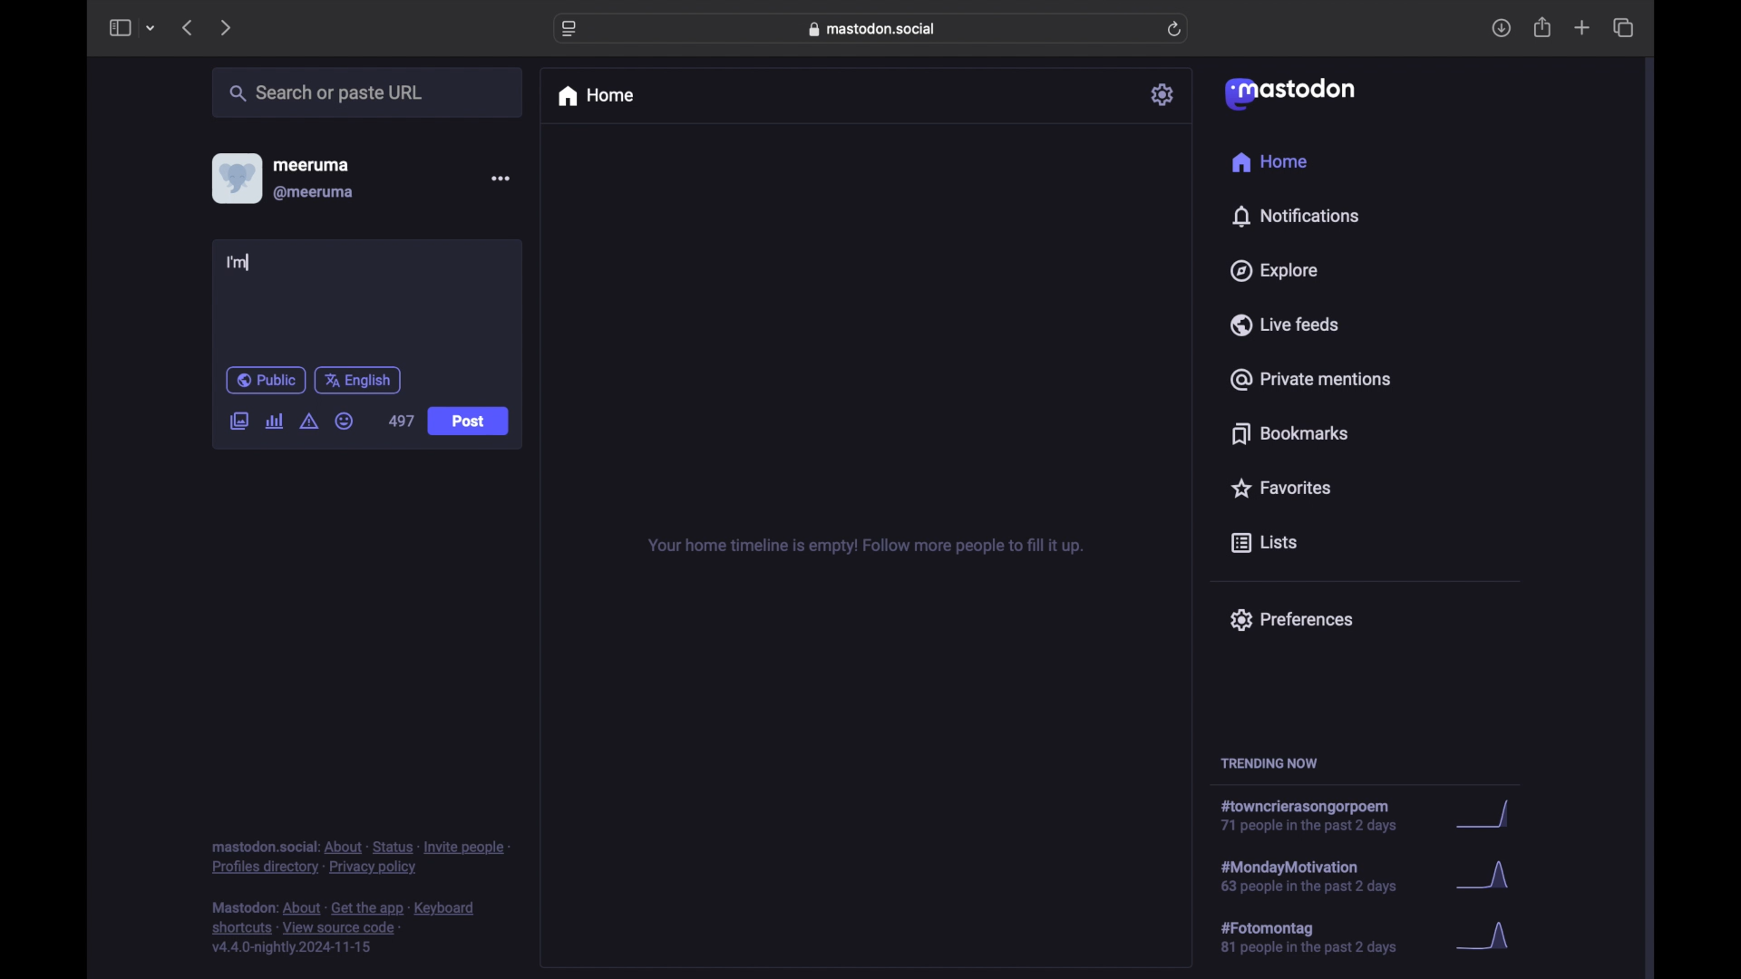 This screenshot has width=1741, height=979. I want to click on show tab overview, so click(1625, 27).